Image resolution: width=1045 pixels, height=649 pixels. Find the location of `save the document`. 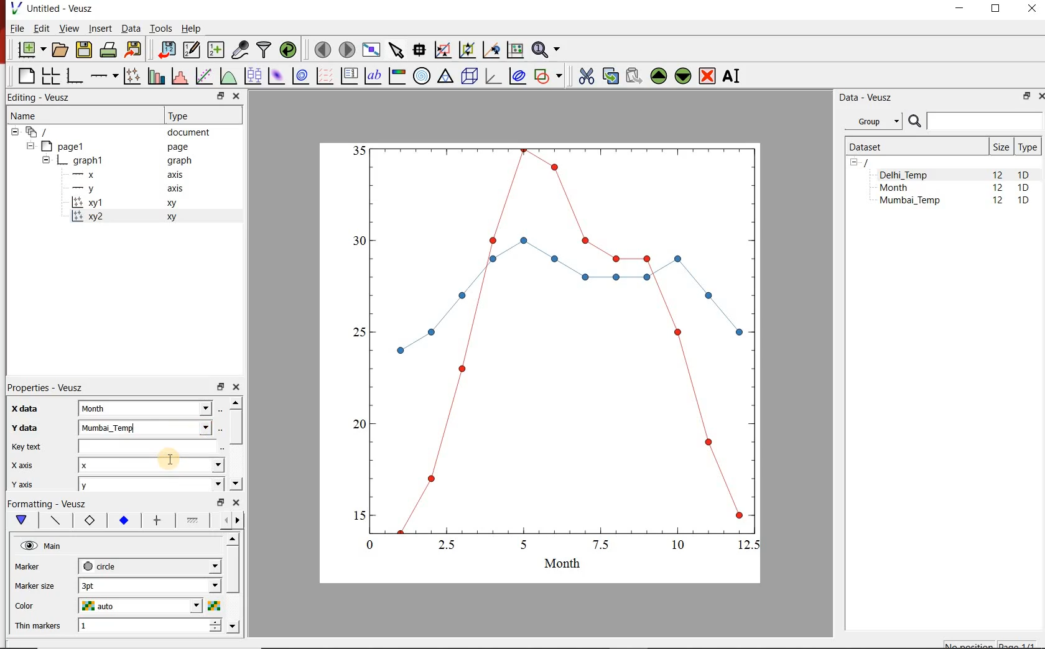

save the document is located at coordinates (83, 50).